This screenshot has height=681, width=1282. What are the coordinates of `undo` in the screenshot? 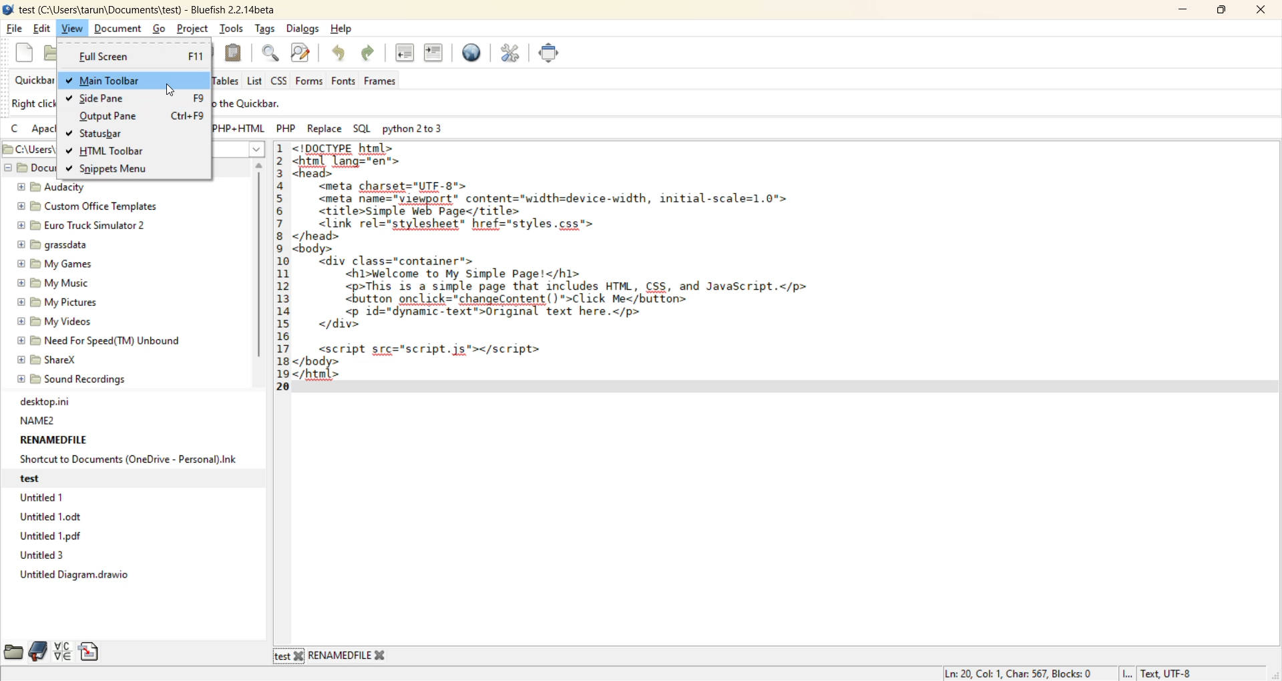 It's located at (339, 54).